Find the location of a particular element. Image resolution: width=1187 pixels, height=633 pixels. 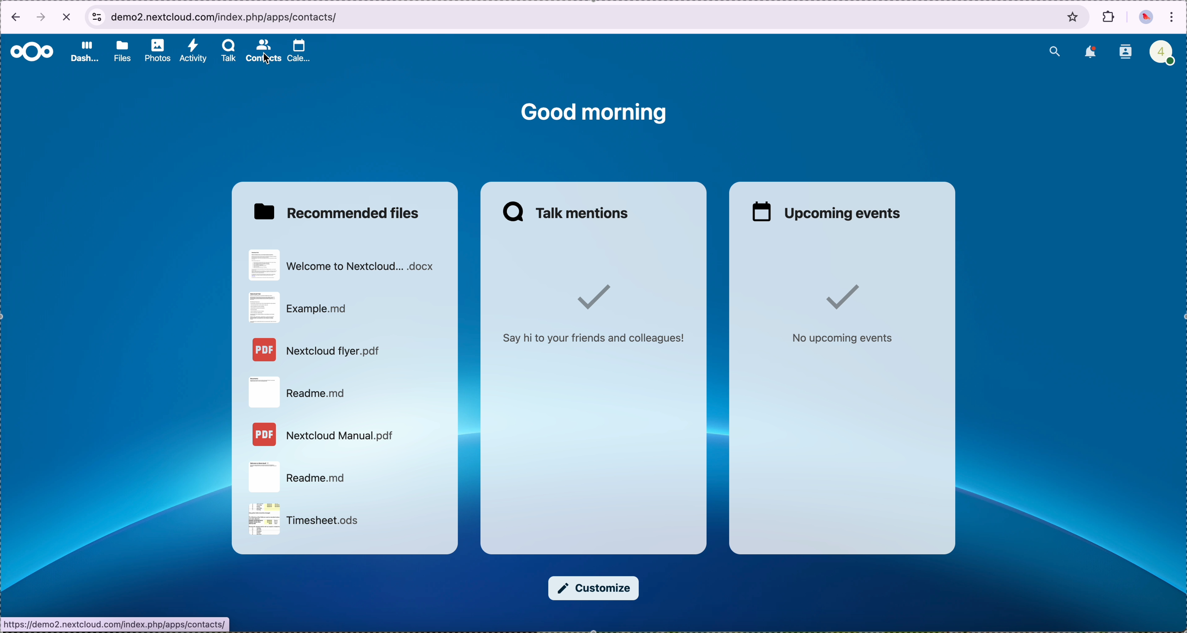

click on contacts is located at coordinates (263, 52).